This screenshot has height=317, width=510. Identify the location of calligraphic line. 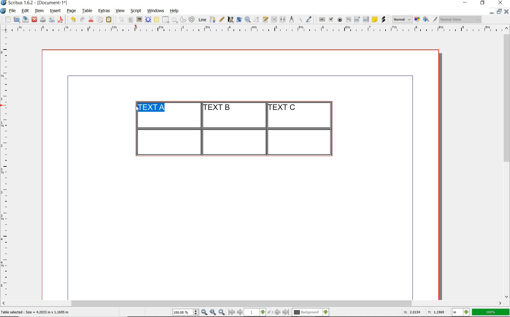
(231, 19).